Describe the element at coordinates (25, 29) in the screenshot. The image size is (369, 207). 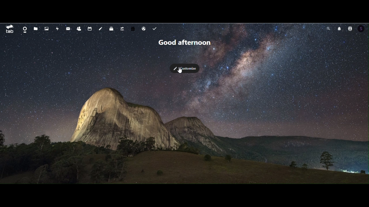
I see `dashboard` at that location.